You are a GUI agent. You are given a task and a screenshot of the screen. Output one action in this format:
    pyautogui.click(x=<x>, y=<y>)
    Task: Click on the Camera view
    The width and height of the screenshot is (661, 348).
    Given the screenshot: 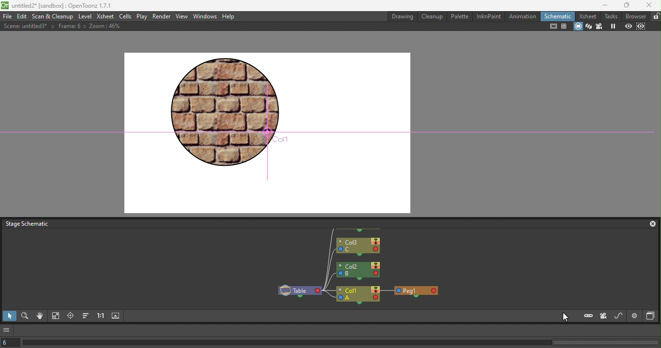 What is the action you would take?
    pyautogui.click(x=600, y=27)
    